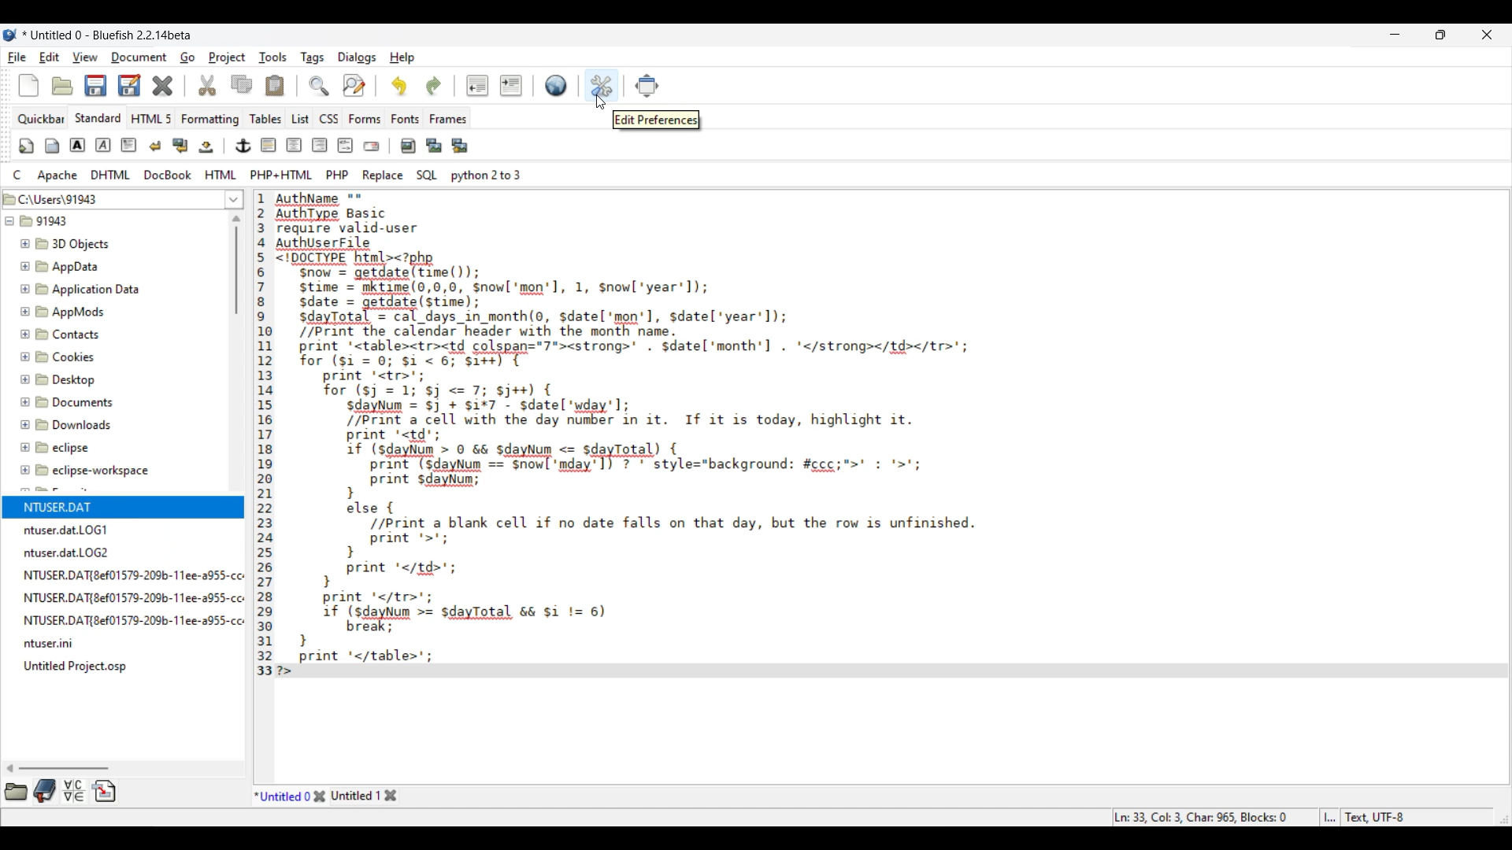  Describe the element at coordinates (1487, 35) in the screenshot. I see `Close interface` at that location.